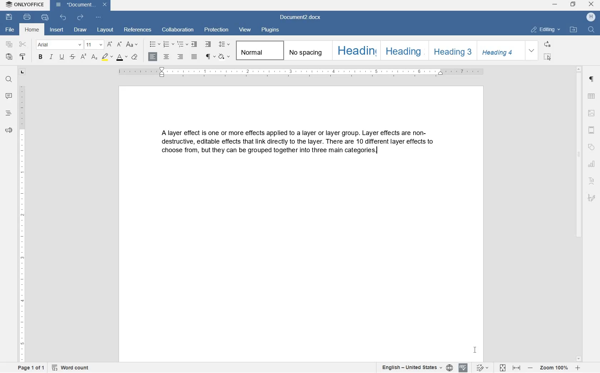 This screenshot has width=600, height=373. I want to click on signature, so click(592, 198).